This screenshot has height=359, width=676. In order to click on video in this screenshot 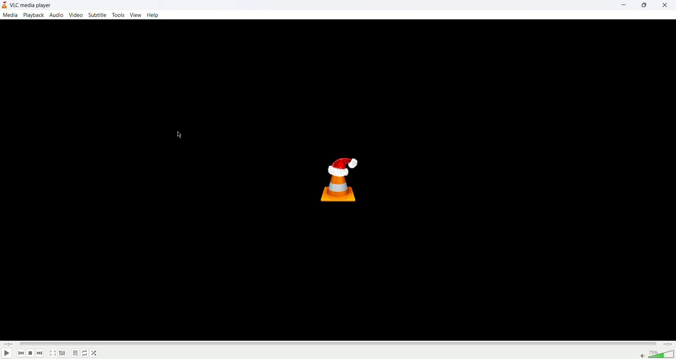, I will do `click(76, 15)`.